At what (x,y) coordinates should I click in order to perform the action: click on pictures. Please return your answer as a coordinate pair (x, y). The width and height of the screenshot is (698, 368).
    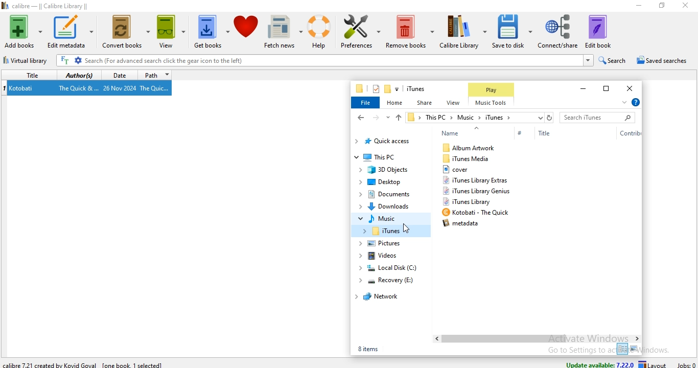
    Looking at the image, I should click on (382, 243).